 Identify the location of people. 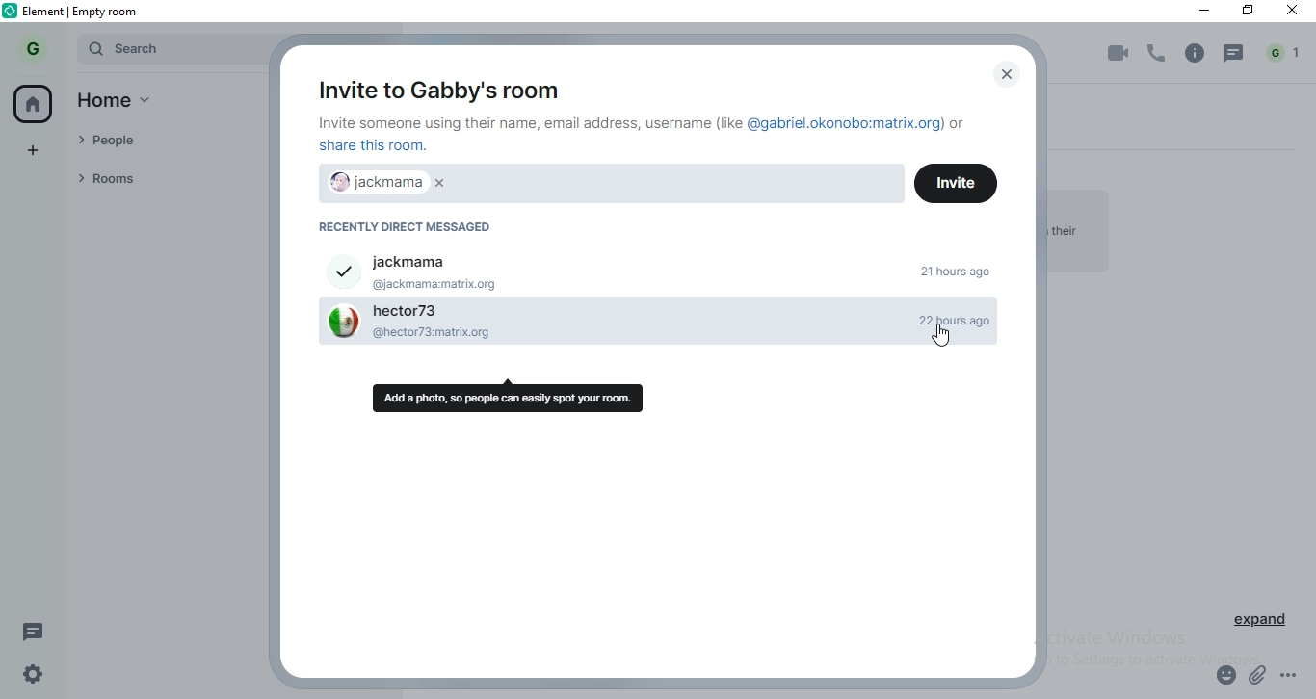
(157, 142).